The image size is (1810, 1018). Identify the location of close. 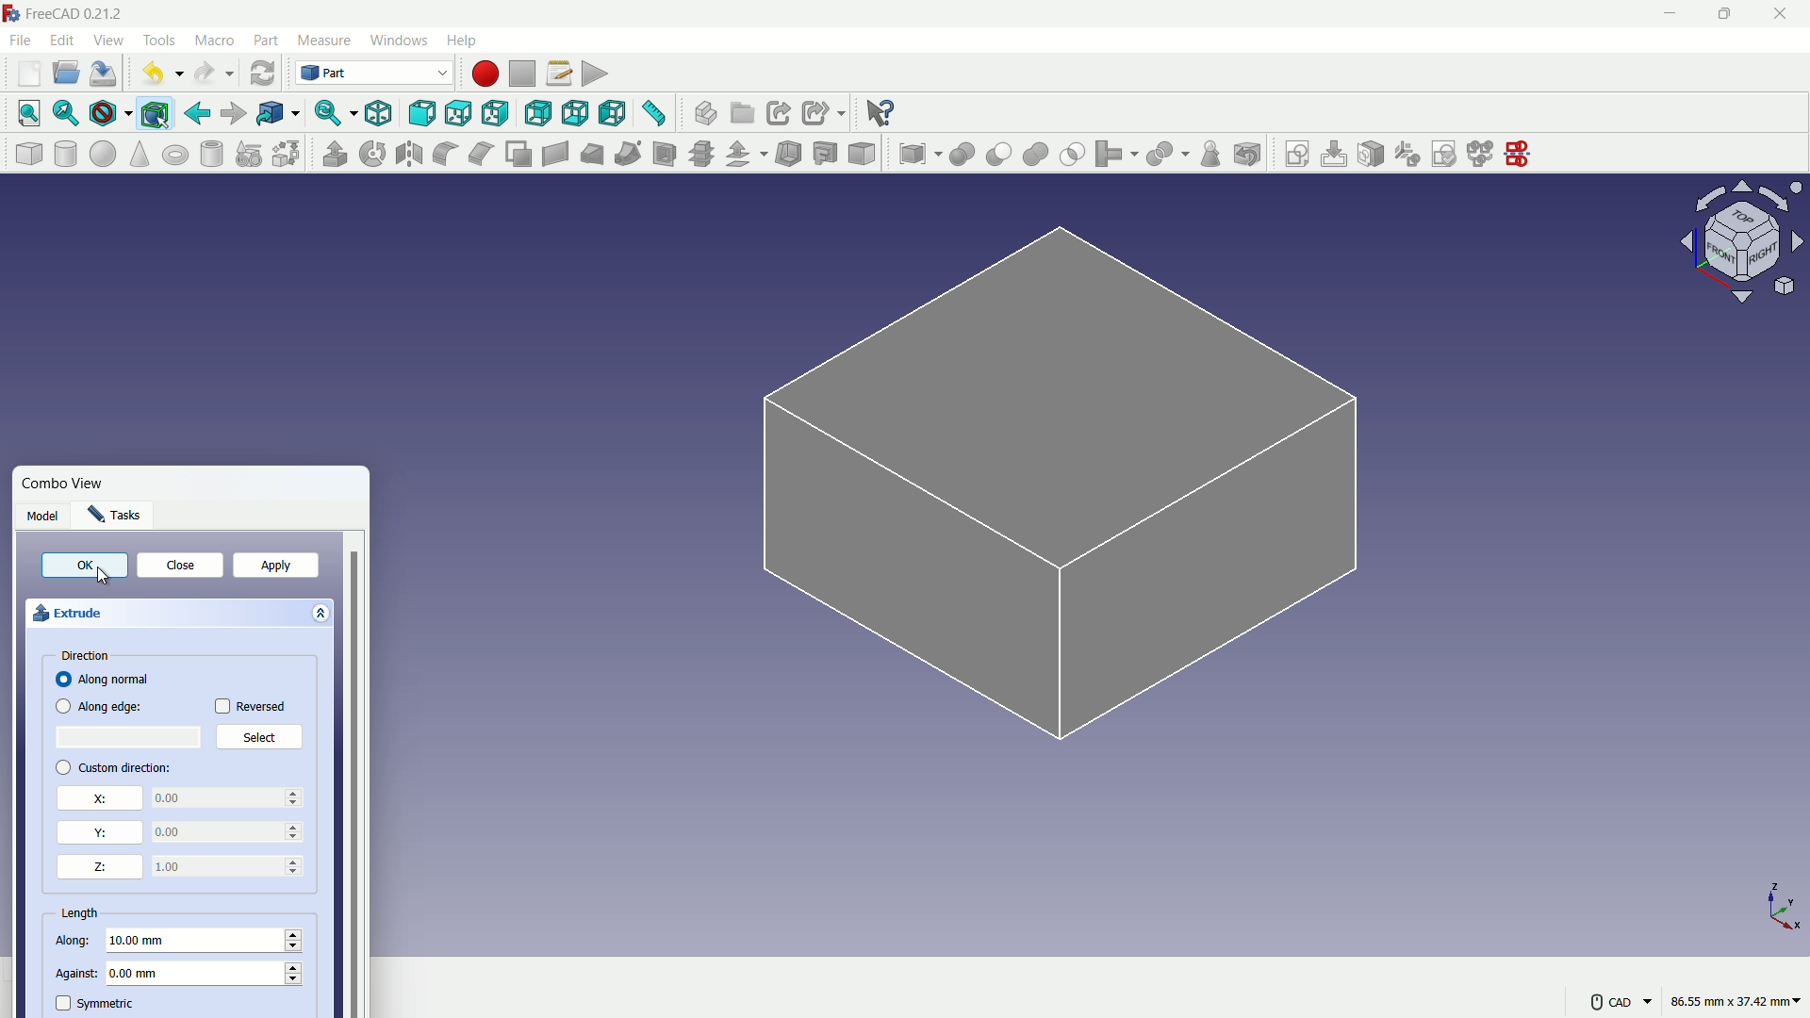
(177, 565).